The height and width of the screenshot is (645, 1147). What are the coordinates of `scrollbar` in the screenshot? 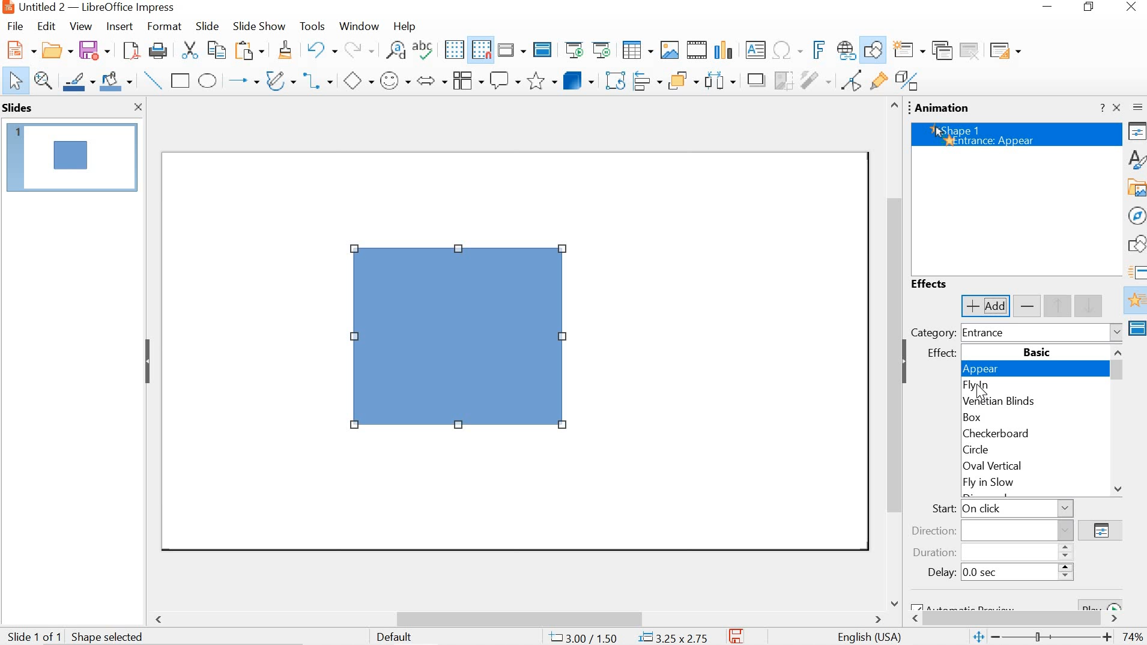 It's located at (516, 617).